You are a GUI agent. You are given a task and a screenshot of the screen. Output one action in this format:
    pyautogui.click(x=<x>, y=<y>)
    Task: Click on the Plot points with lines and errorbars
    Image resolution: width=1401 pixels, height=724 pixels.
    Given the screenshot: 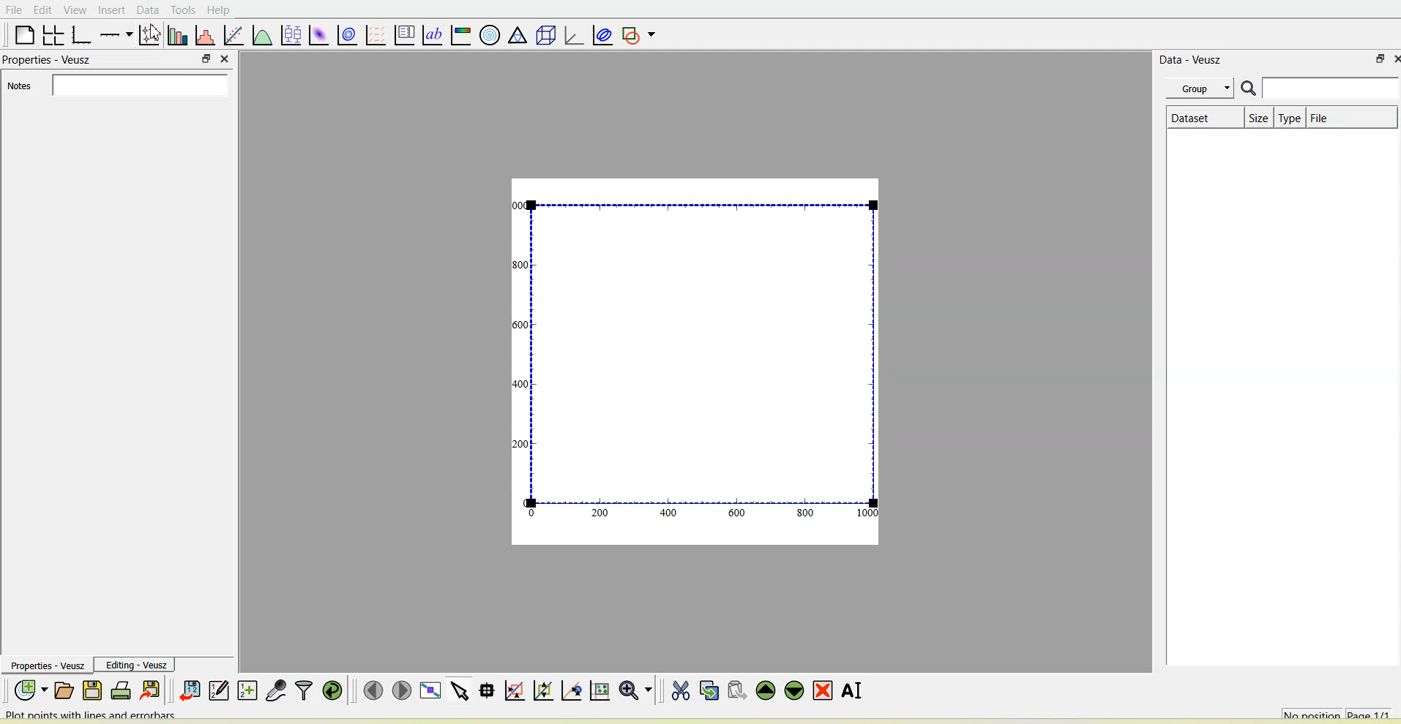 What is the action you would take?
    pyautogui.click(x=149, y=34)
    